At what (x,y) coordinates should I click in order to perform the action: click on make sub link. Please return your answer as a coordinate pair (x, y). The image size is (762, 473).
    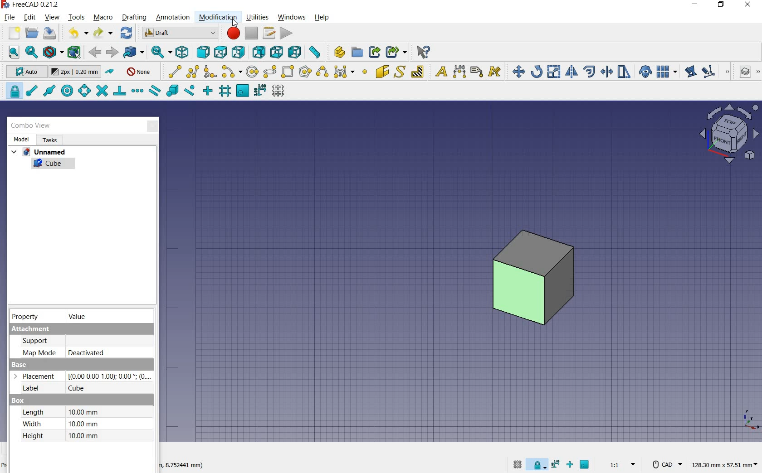
    Looking at the image, I should click on (396, 52).